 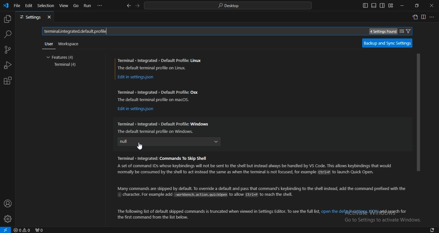 I want to click on file, so click(x=17, y=7).